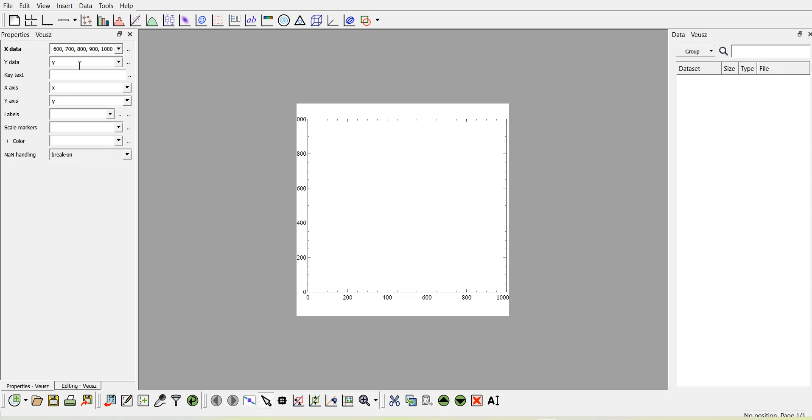  I want to click on View, so click(42, 6).